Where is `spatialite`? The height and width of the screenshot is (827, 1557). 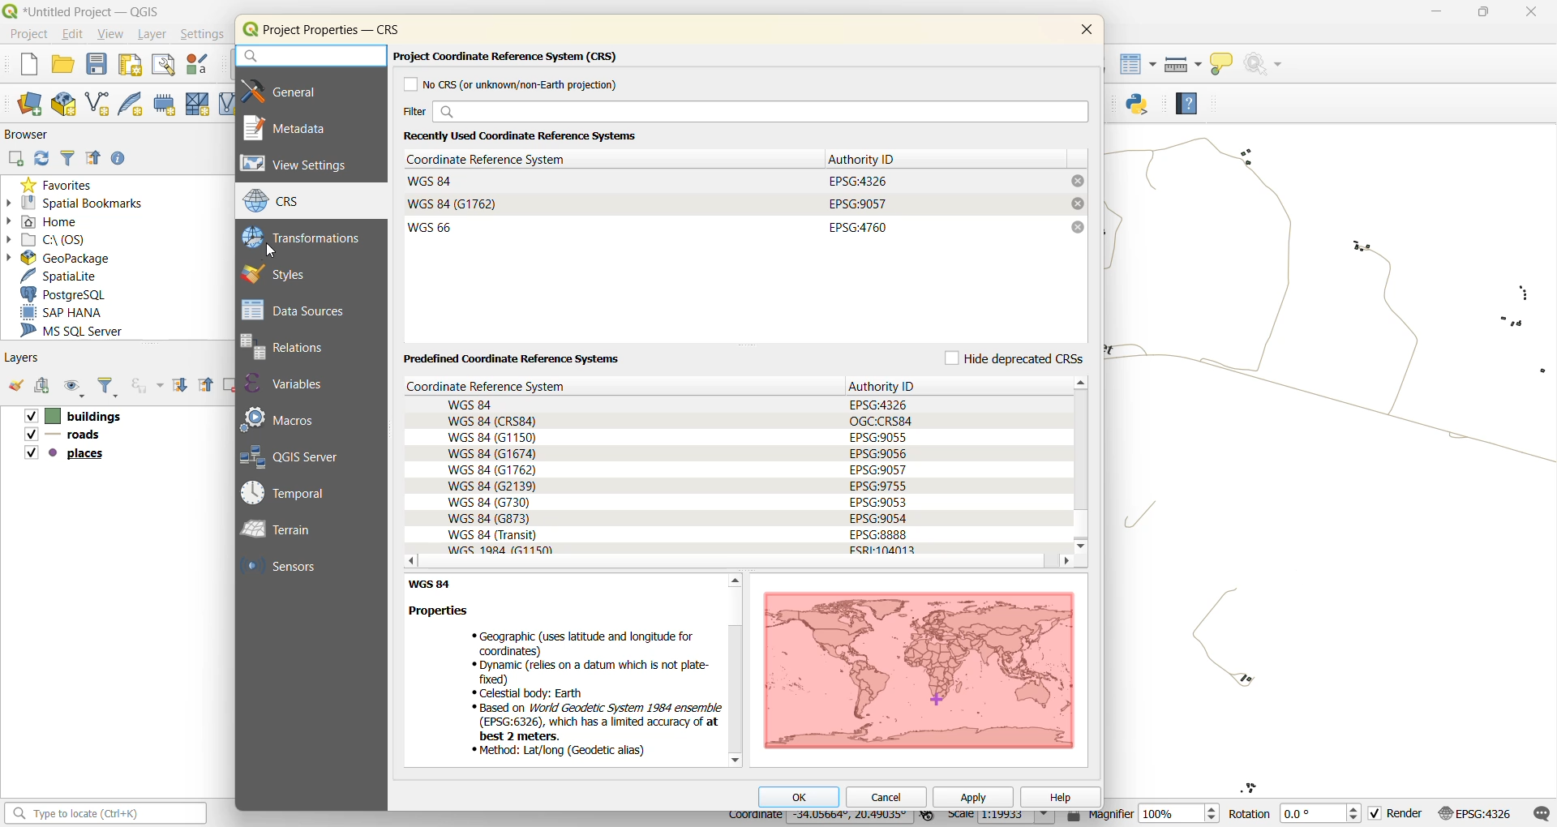 spatialite is located at coordinates (65, 275).